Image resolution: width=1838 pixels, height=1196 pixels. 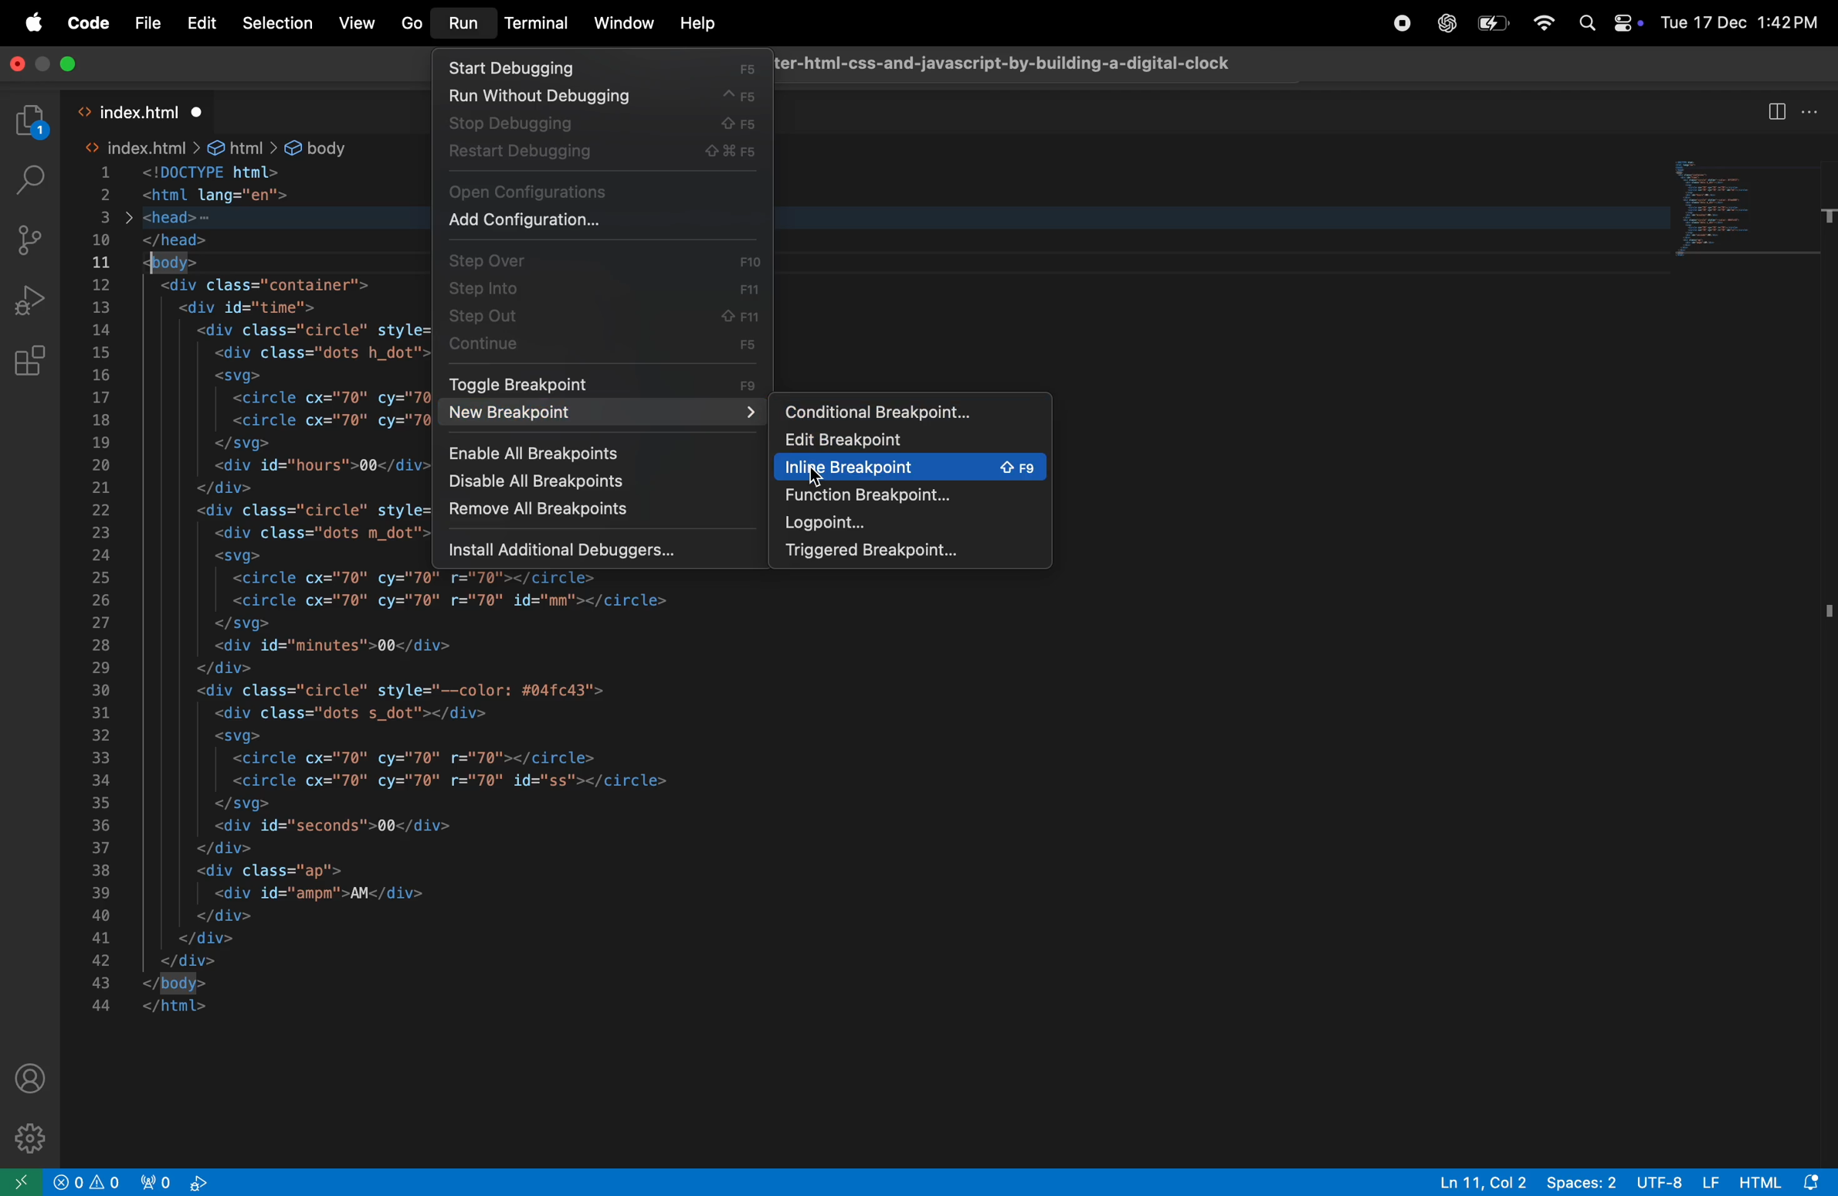 What do you see at coordinates (911, 495) in the screenshot?
I see `functional breakpoint` at bounding box center [911, 495].